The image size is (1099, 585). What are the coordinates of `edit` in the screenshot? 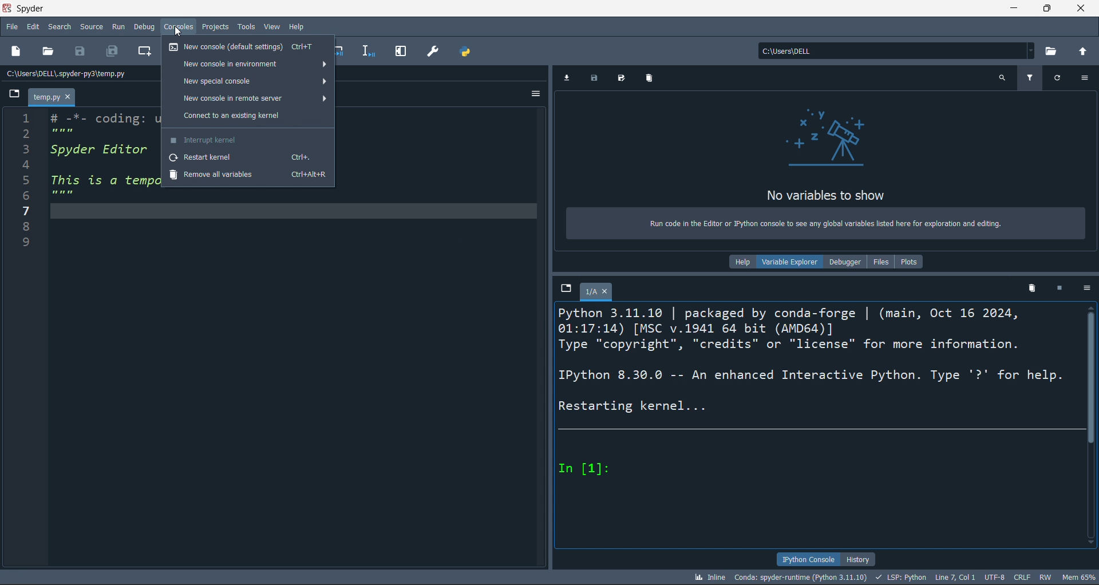 It's located at (35, 26).